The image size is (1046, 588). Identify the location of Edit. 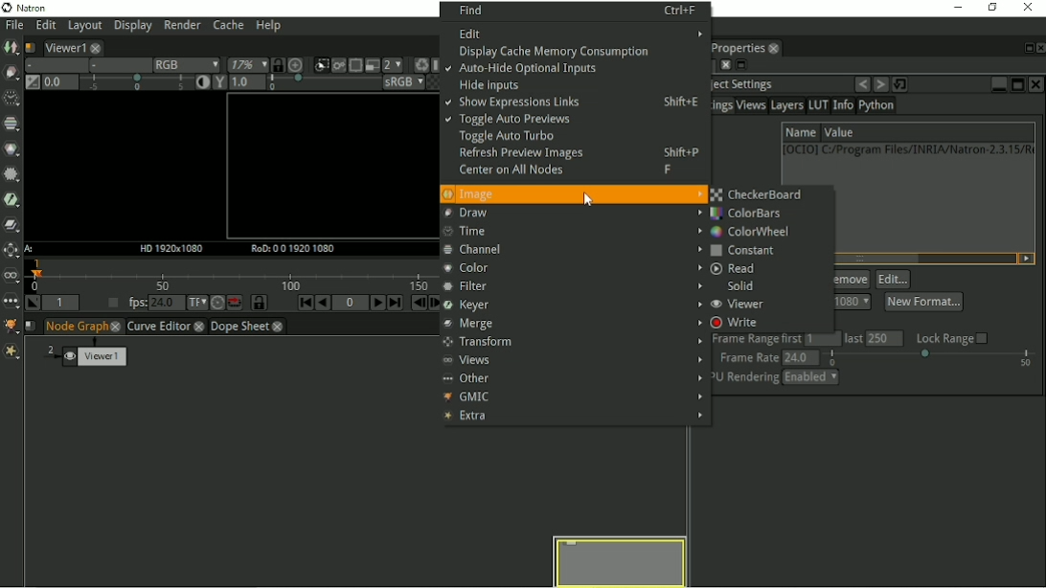
(894, 280).